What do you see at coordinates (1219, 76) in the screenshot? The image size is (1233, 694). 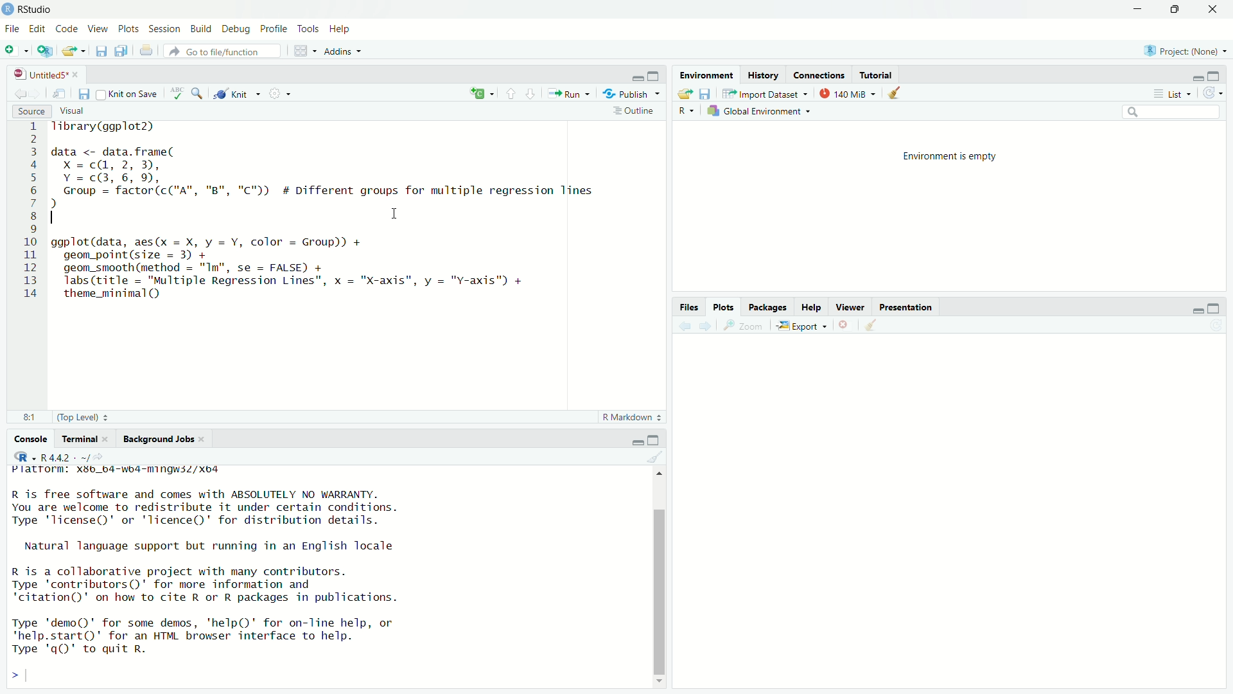 I see `maximise` at bounding box center [1219, 76].